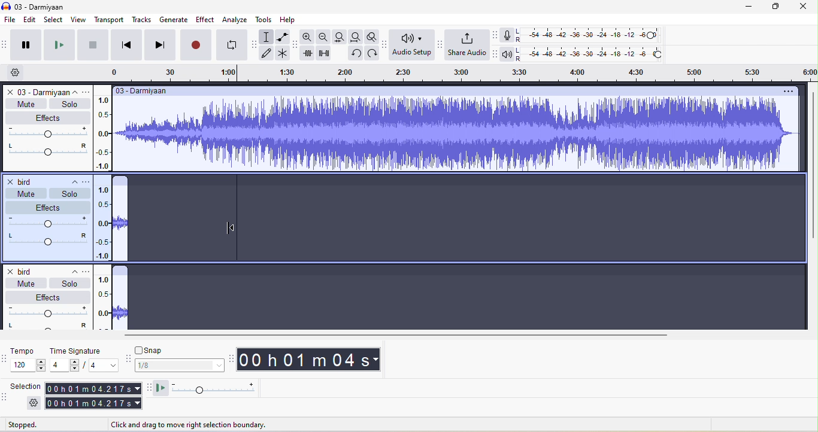 The height and width of the screenshot is (432, 818). I want to click on trim audio outside selection, so click(310, 53).